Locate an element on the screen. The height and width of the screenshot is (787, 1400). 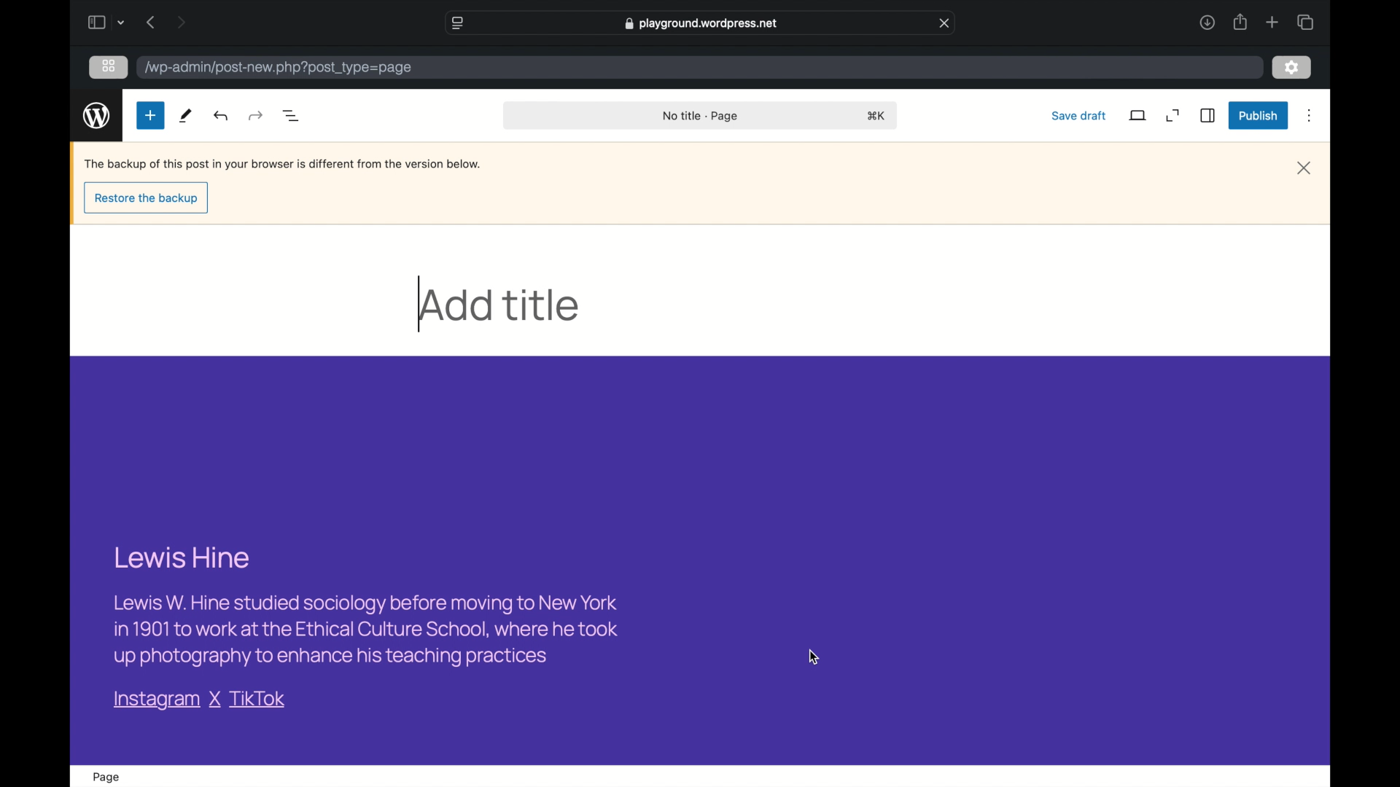
tools is located at coordinates (185, 115).